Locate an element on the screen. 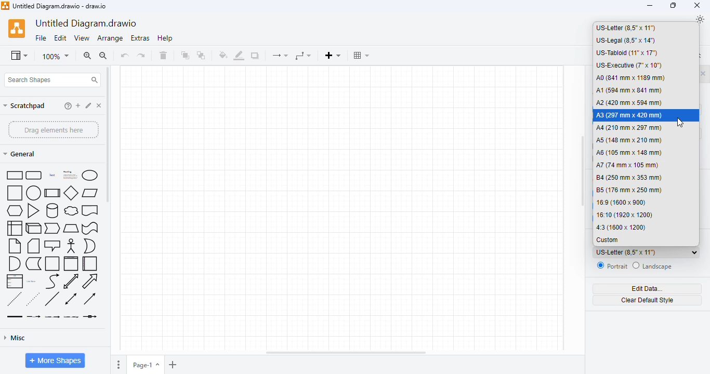 This screenshot has height=374, width=710. US-legal is located at coordinates (626, 41).